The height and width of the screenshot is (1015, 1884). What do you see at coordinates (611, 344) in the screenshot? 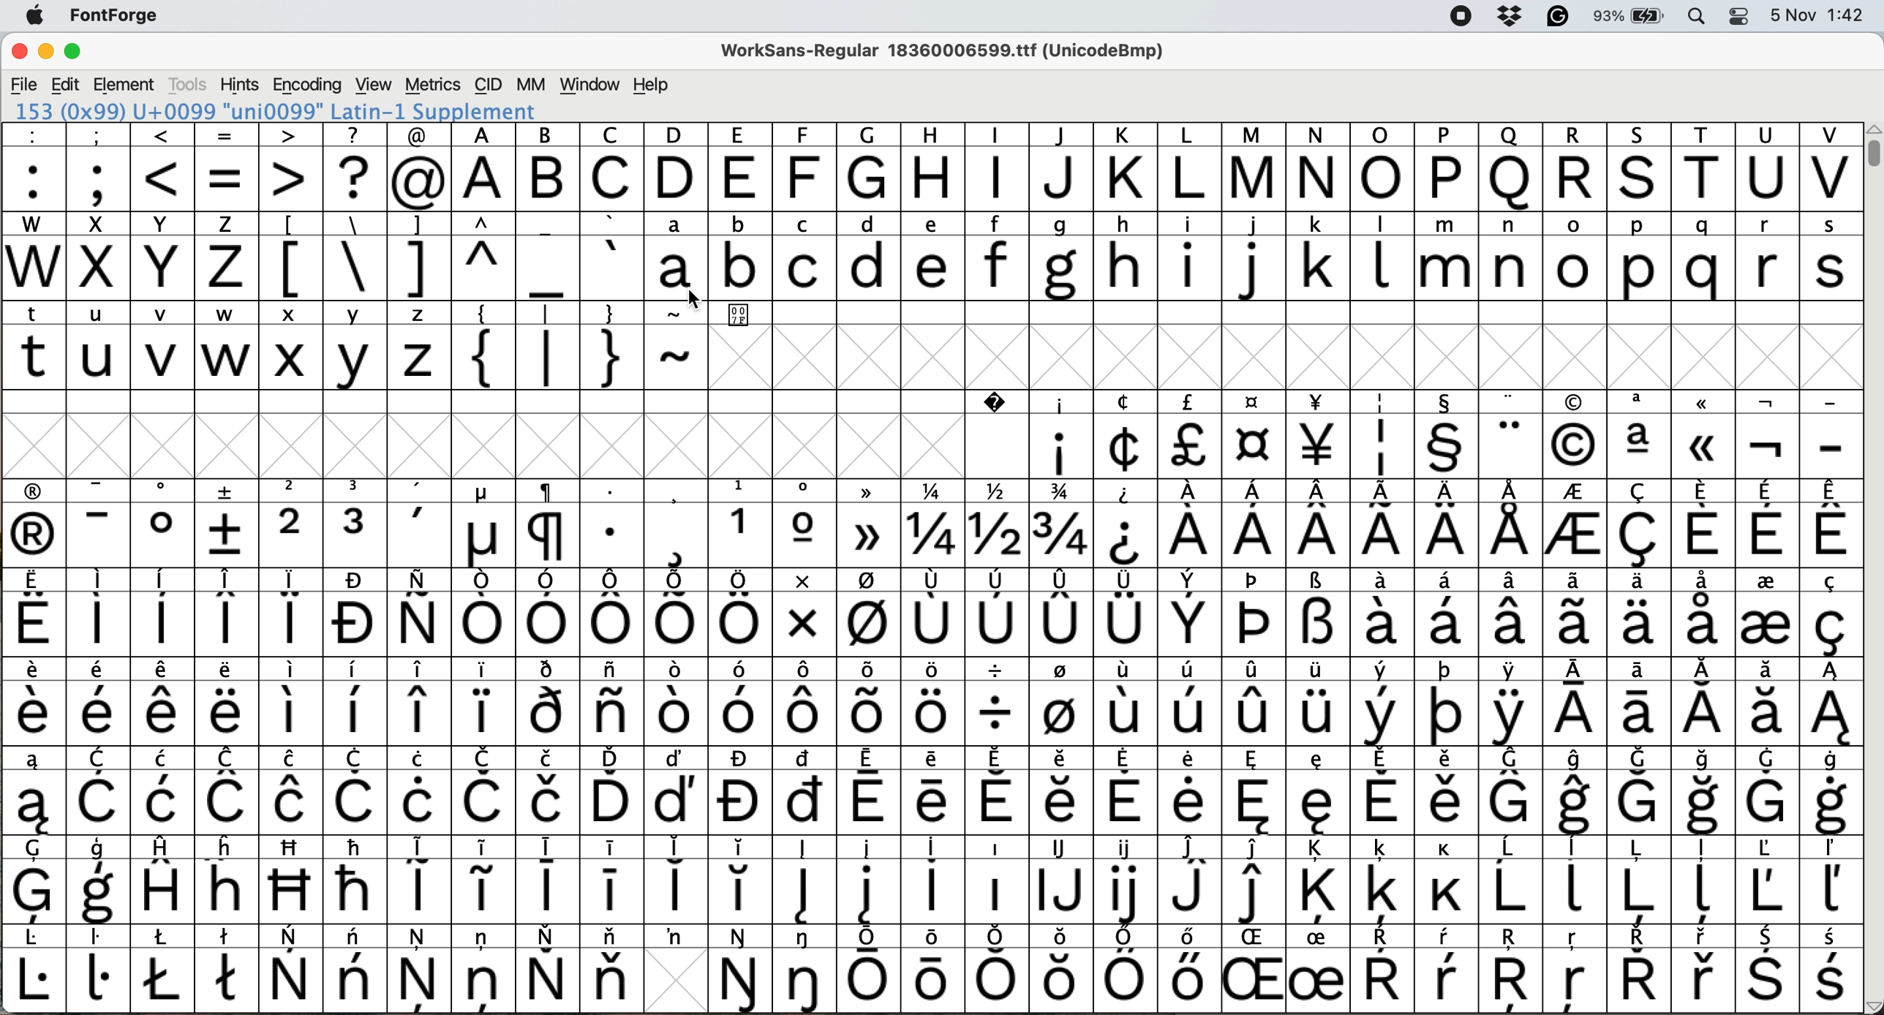
I see `}` at bounding box center [611, 344].